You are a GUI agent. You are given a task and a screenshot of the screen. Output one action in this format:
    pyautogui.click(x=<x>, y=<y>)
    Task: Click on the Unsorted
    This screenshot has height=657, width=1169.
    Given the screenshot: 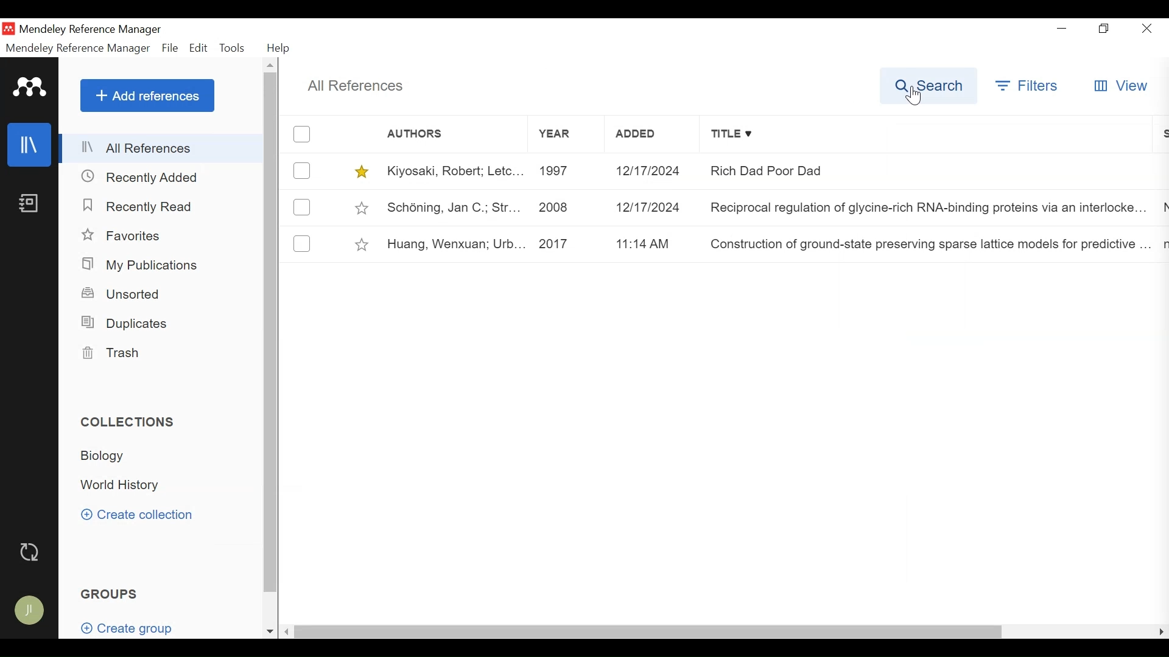 What is the action you would take?
    pyautogui.click(x=127, y=294)
    